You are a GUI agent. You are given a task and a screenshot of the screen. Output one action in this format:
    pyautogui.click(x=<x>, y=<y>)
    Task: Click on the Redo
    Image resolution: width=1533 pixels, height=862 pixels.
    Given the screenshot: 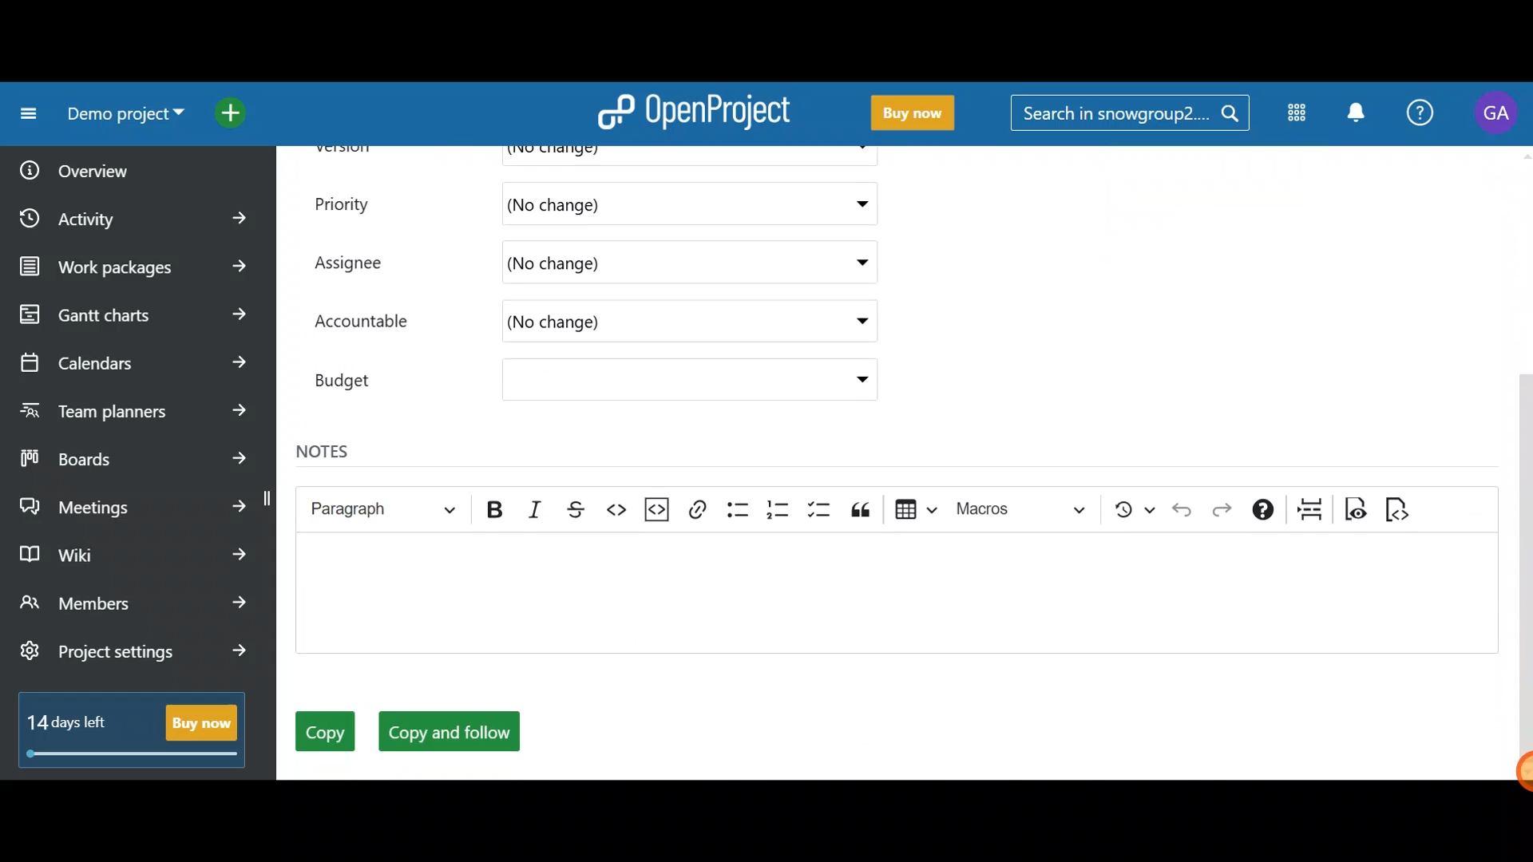 What is the action you would take?
    pyautogui.click(x=1222, y=513)
    